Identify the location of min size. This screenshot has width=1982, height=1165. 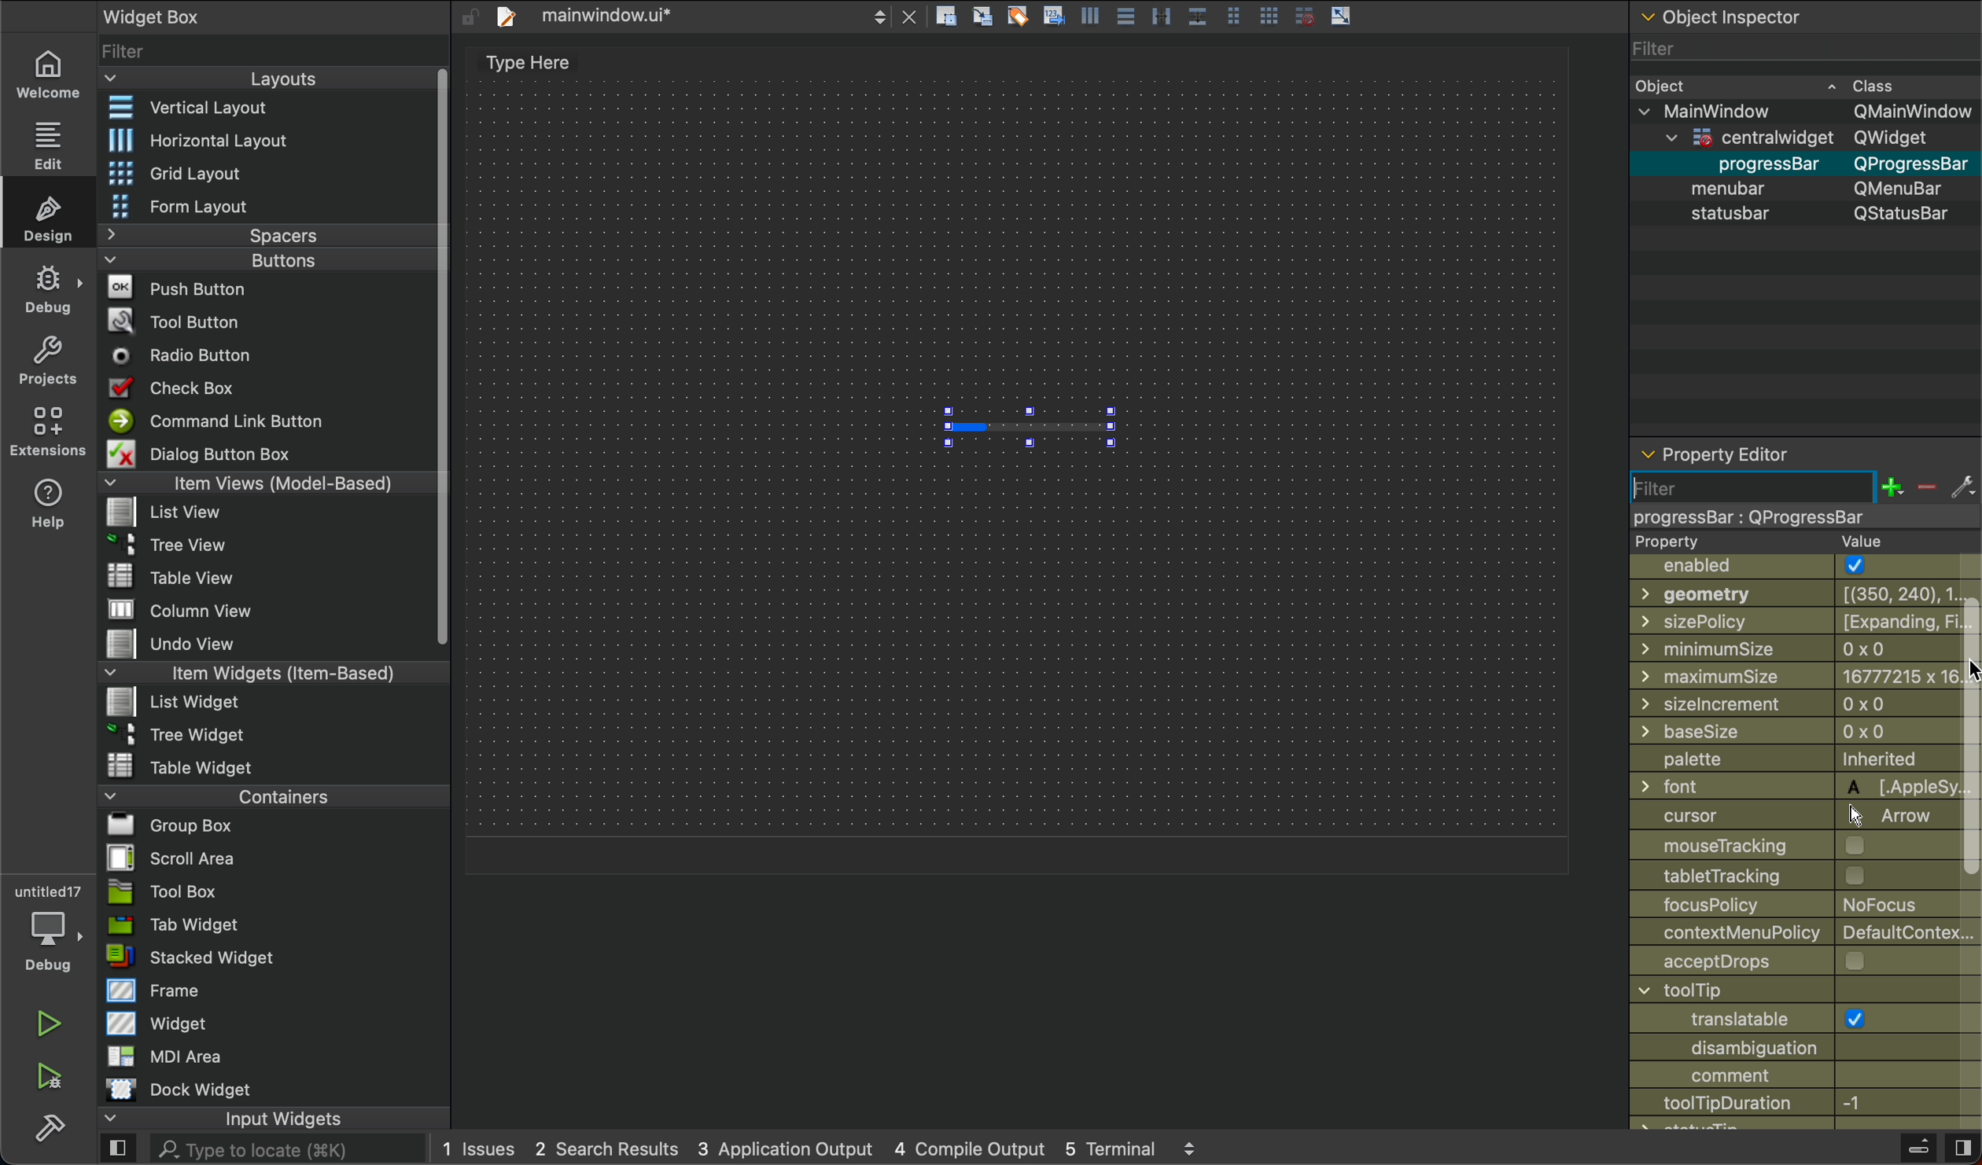
(1780, 649).